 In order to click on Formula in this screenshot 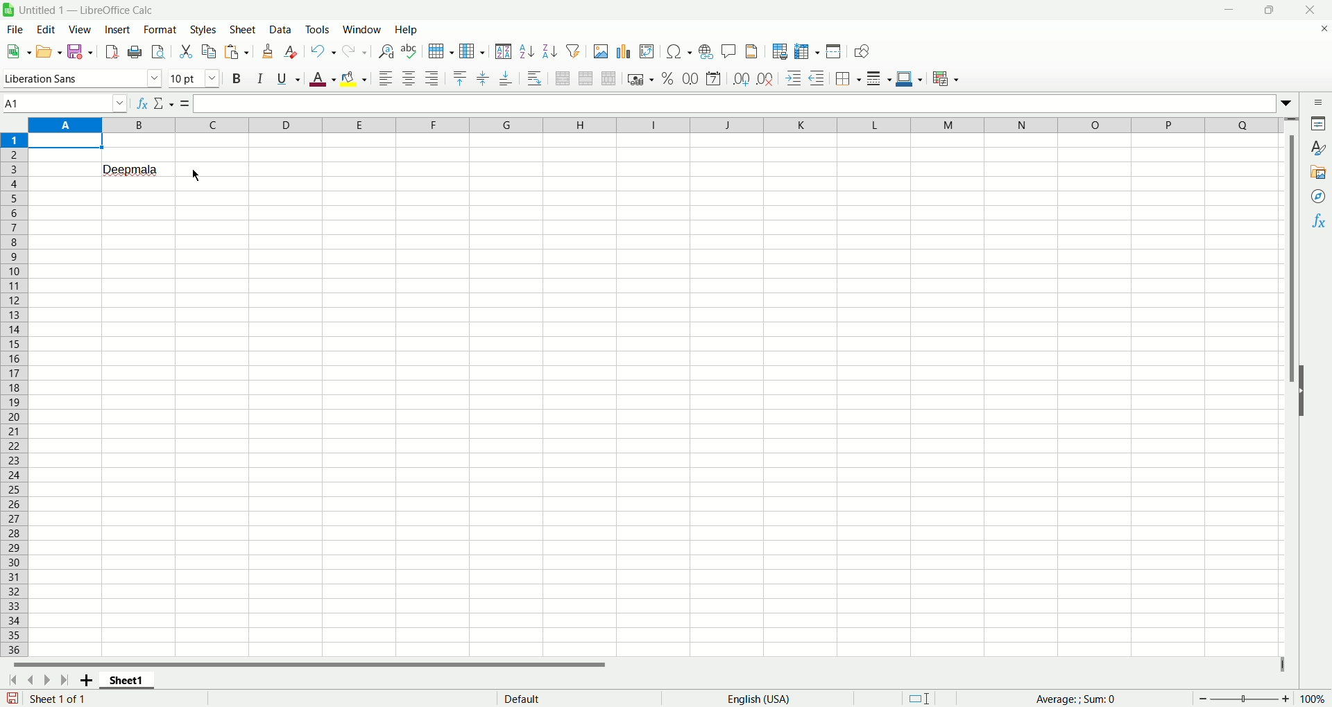, I will do `click(1075, 699)`.